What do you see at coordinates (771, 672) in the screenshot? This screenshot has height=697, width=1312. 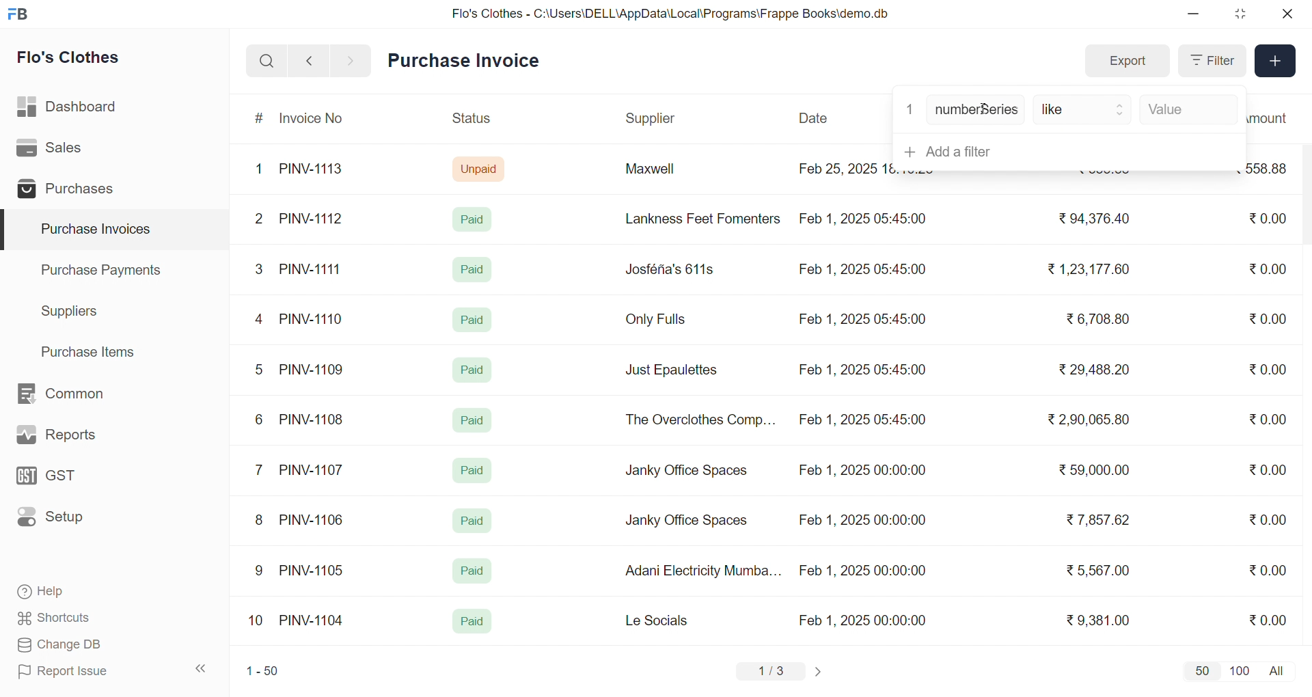 I see `1/3` at bounding box center [771, 672].